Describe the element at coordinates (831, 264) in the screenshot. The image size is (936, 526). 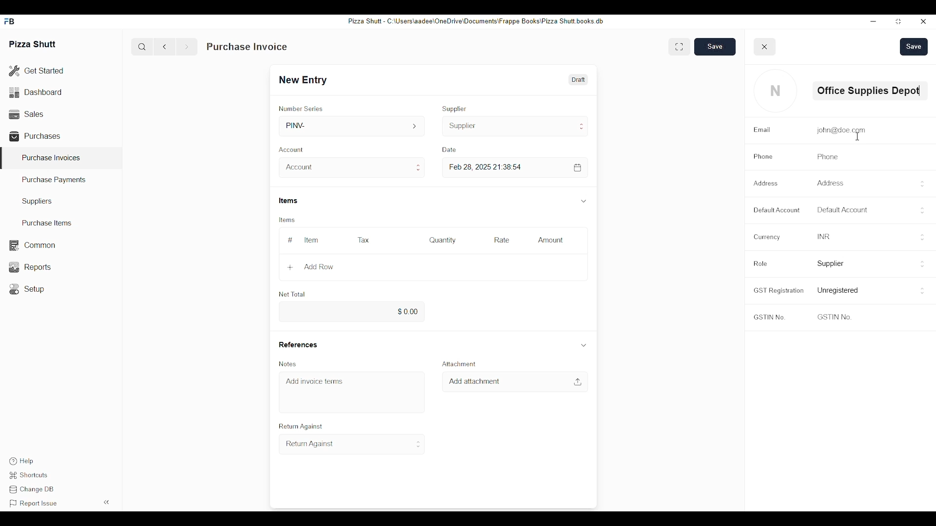
I see `Supplier` at that location.